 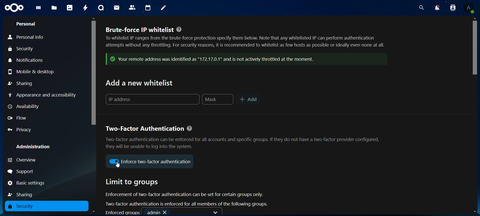 I want to click on notes, so click(x=163, y=7).